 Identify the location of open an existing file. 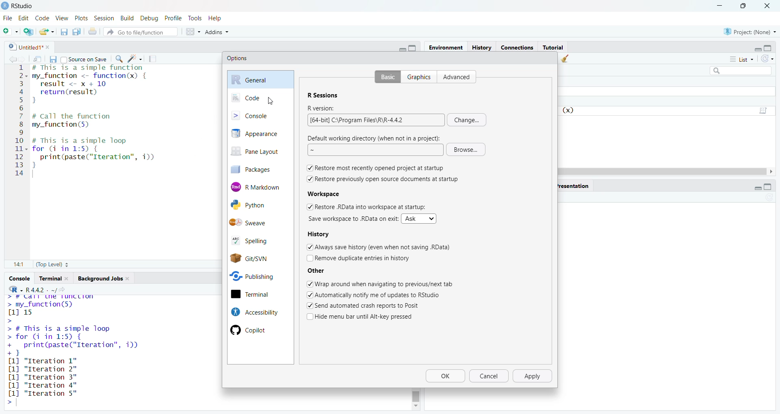
(47, 31).